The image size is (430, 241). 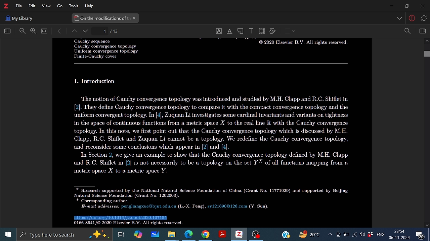 What do you see at coordinates (427, 42) in the screenshot?
I see `Move up` at bounding box center [427, 42].